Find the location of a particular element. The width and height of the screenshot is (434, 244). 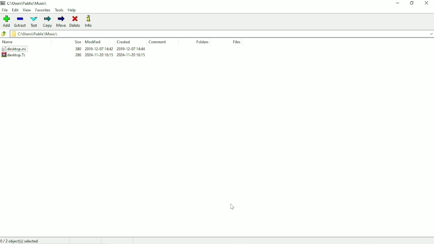

File location is located at coordinates (28, 3).